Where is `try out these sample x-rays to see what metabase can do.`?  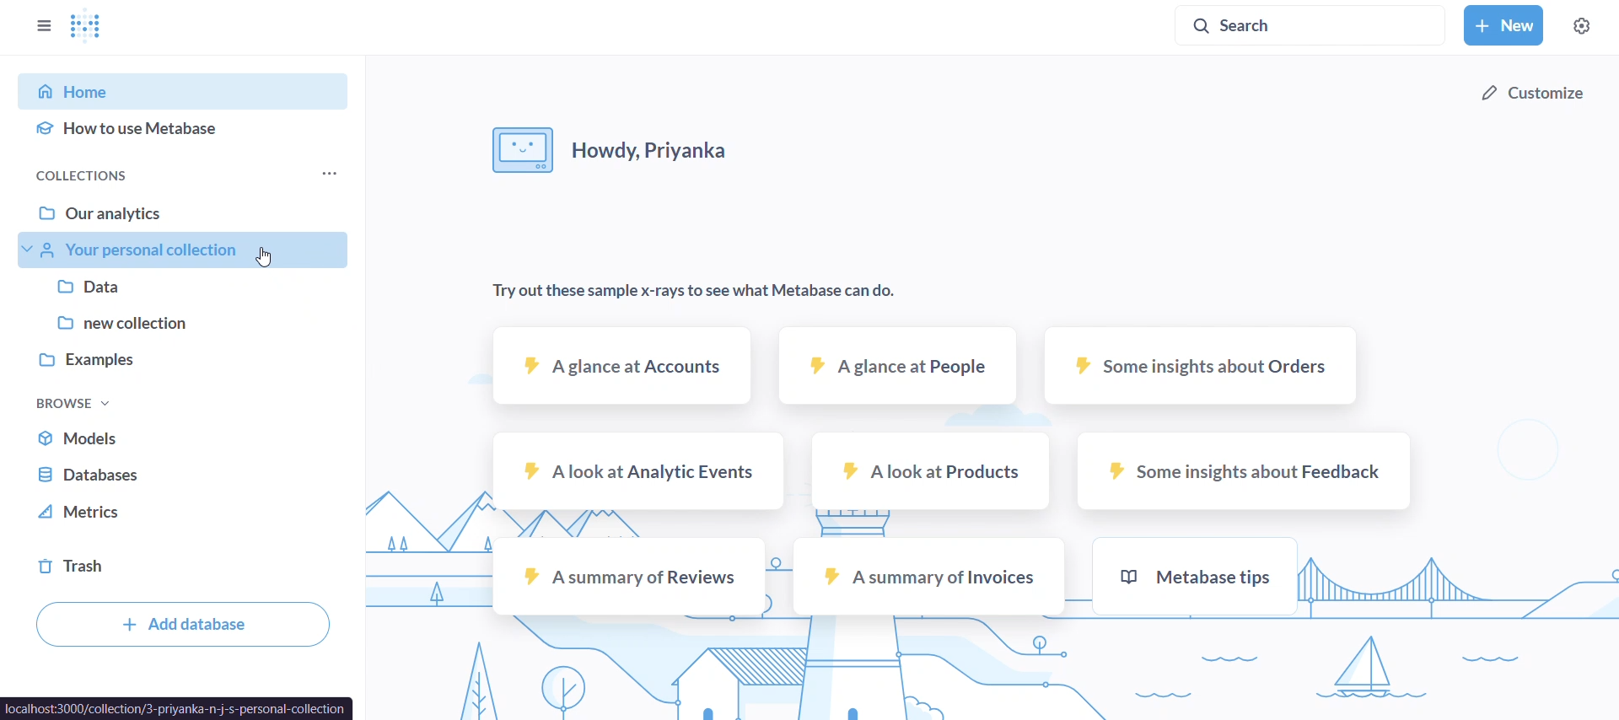 try out these sample x-rays to see what metabase can do. is located at coordinates (704, 291).